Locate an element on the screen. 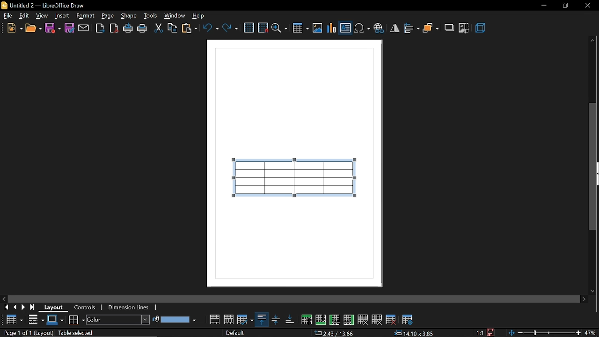 This screenshot has width=599, height=337. align center is located at coordinates (276, 320).